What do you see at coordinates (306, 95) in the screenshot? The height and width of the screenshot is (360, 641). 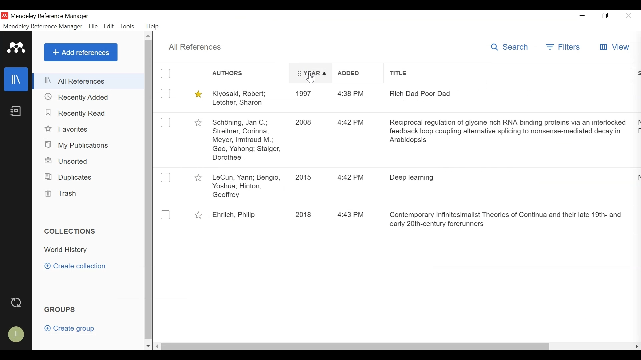 I see `1997` at bounding box center [306, 95].